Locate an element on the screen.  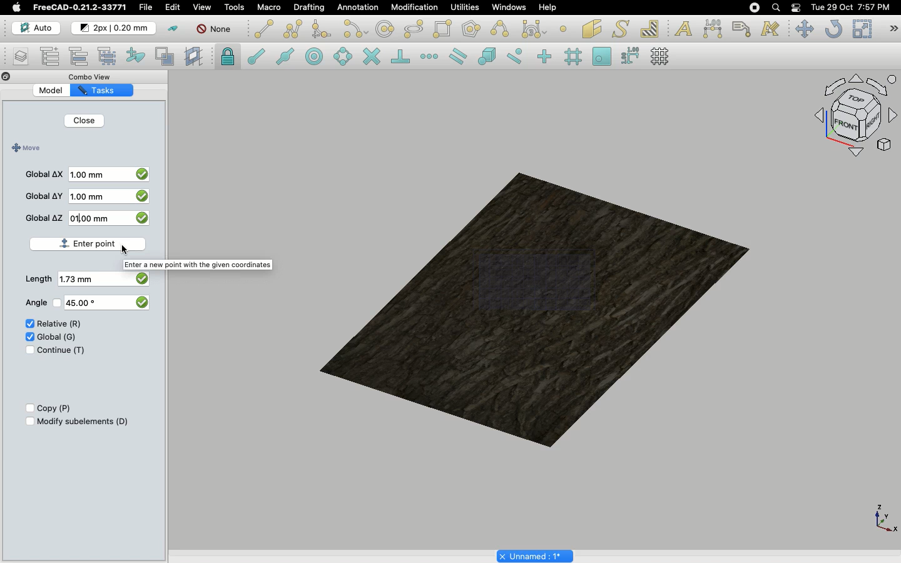
Change default for new objects is located at coordinates (115, 29).